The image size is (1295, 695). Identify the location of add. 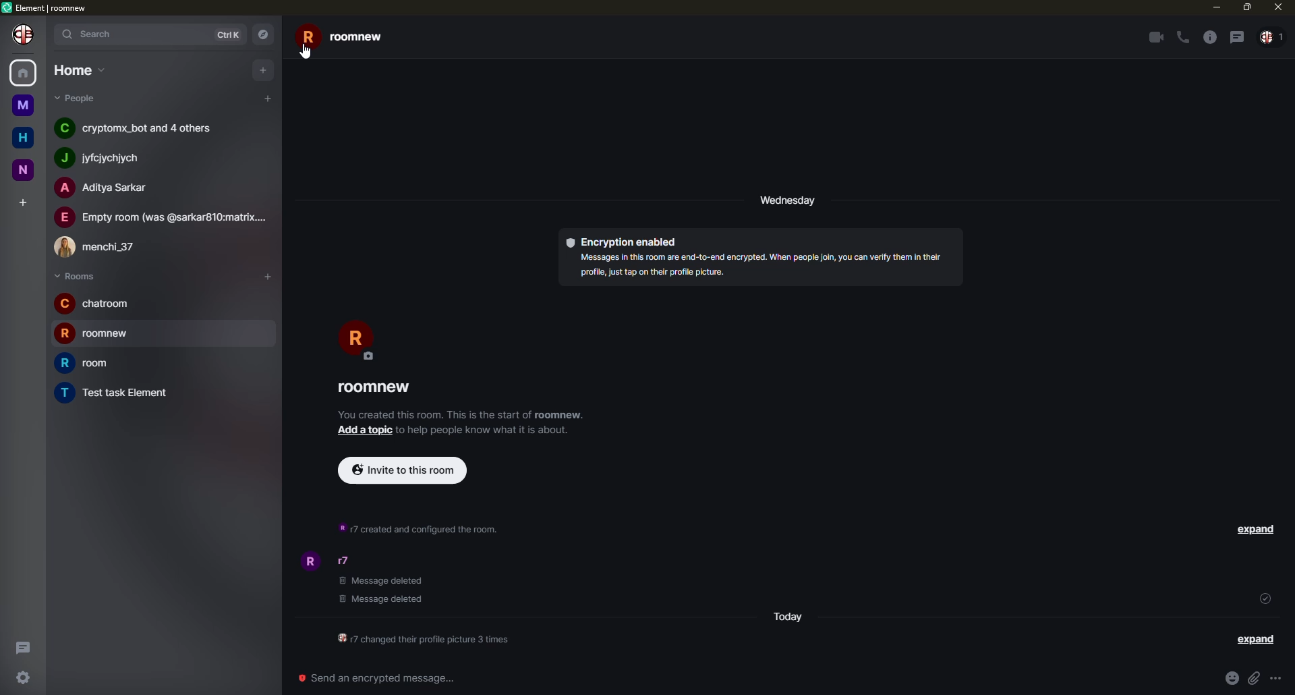
(364, 431).